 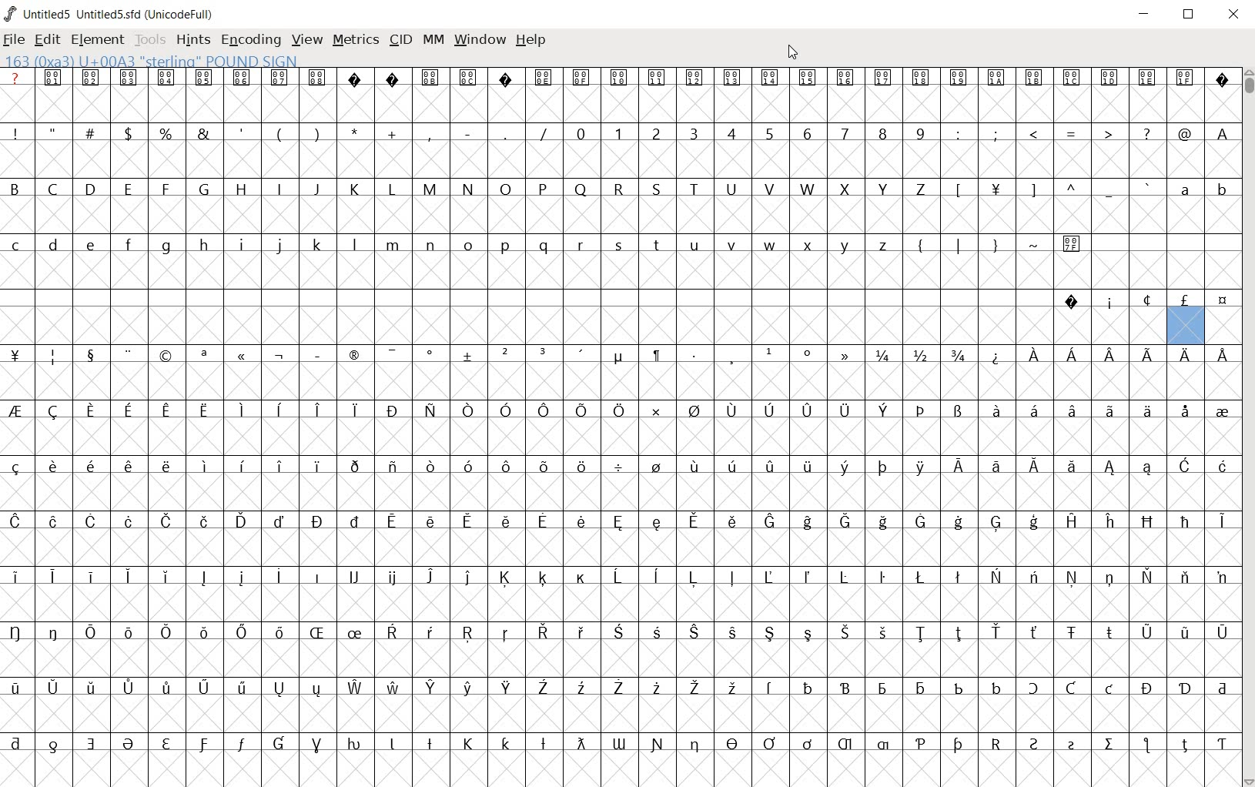 What do you see at coordinates (249, 41) in the screenshot?
I see `ENCODING` at bounding box center [249, 41].